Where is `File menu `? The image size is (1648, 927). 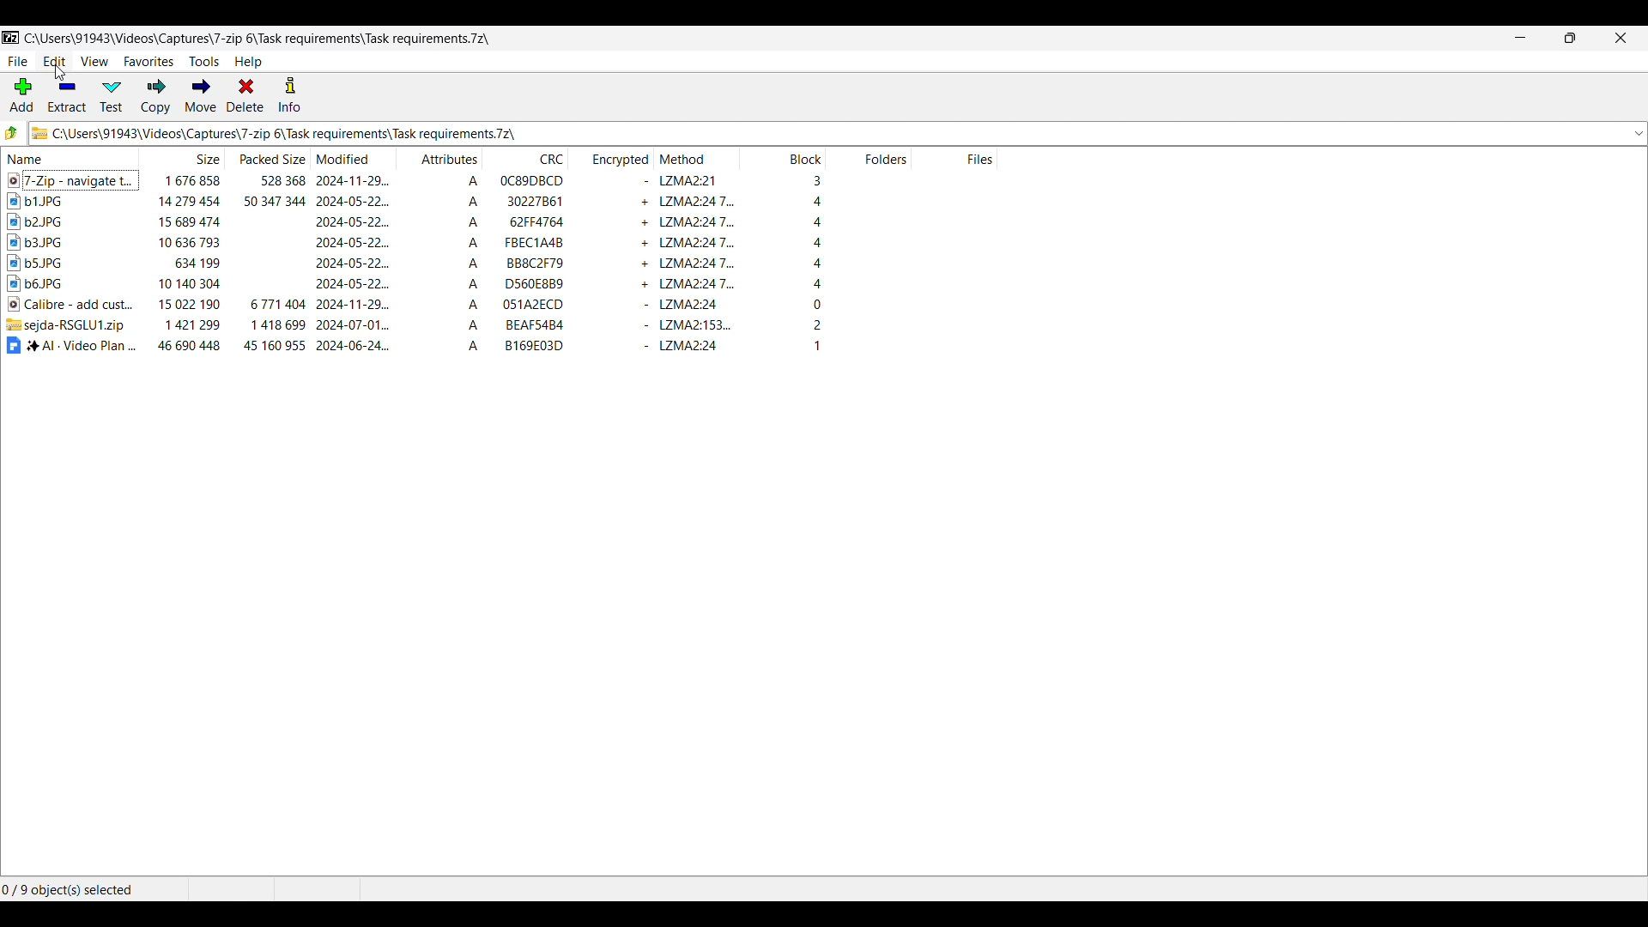 File menu  is located at coordinates (17, 61).